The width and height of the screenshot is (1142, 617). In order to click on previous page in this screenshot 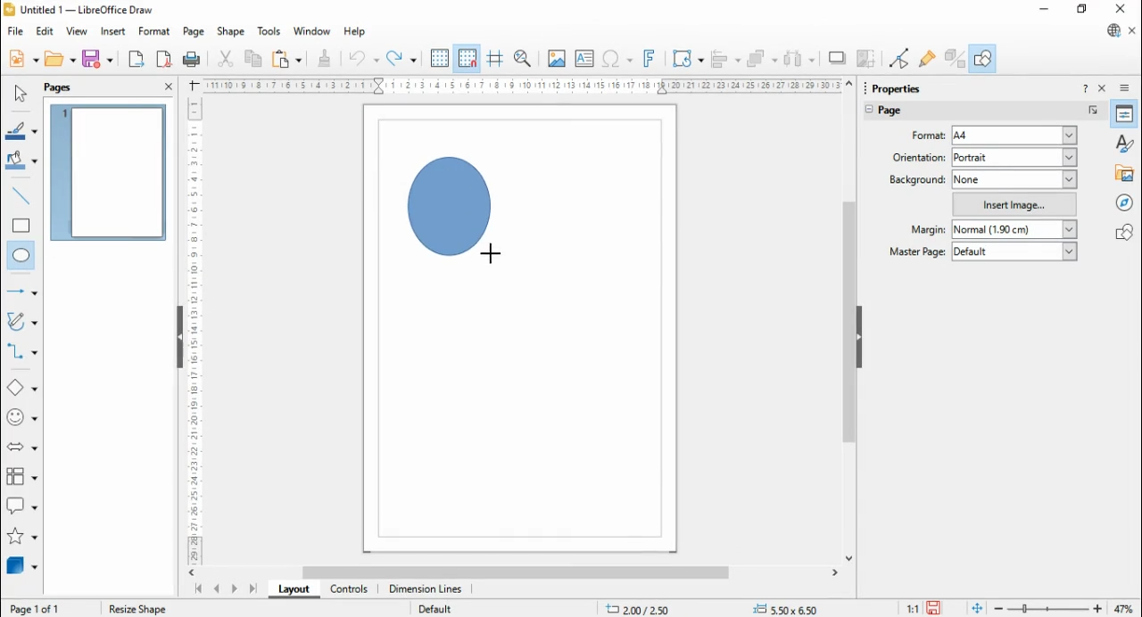, I will do `click(218, 589)`.